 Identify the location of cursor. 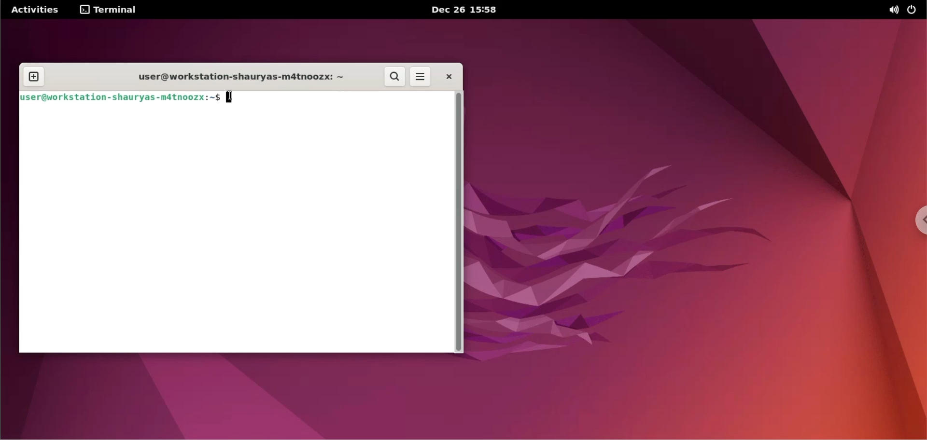
(231, 97).